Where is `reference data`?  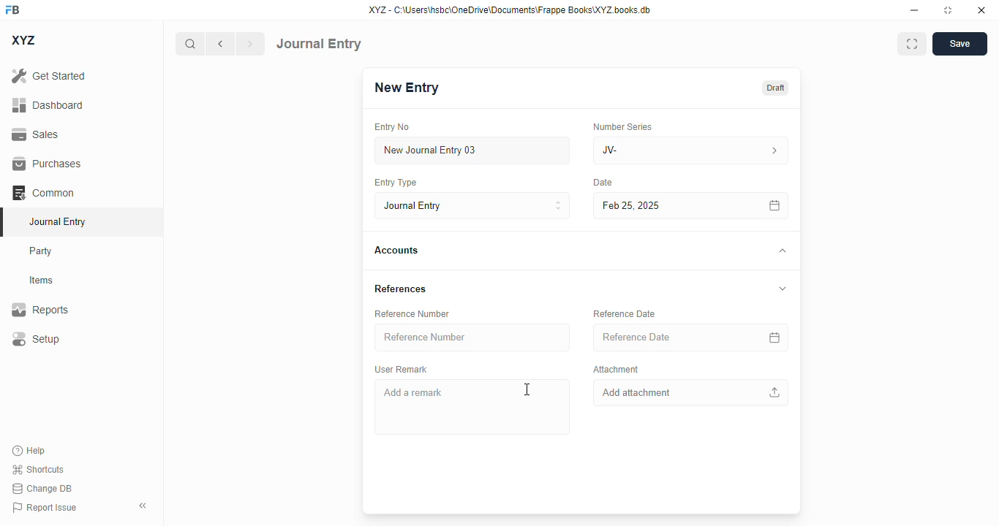
reference data is located at coordinates (625, 313).